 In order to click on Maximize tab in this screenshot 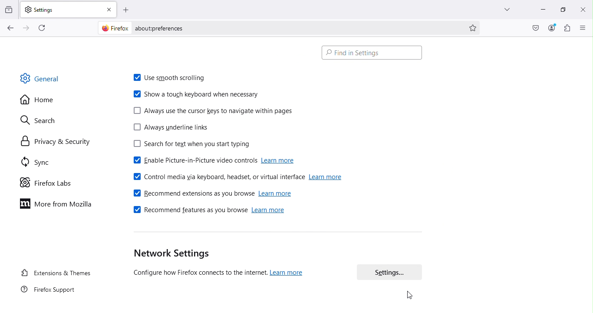, I will do `click(561, 8)`.